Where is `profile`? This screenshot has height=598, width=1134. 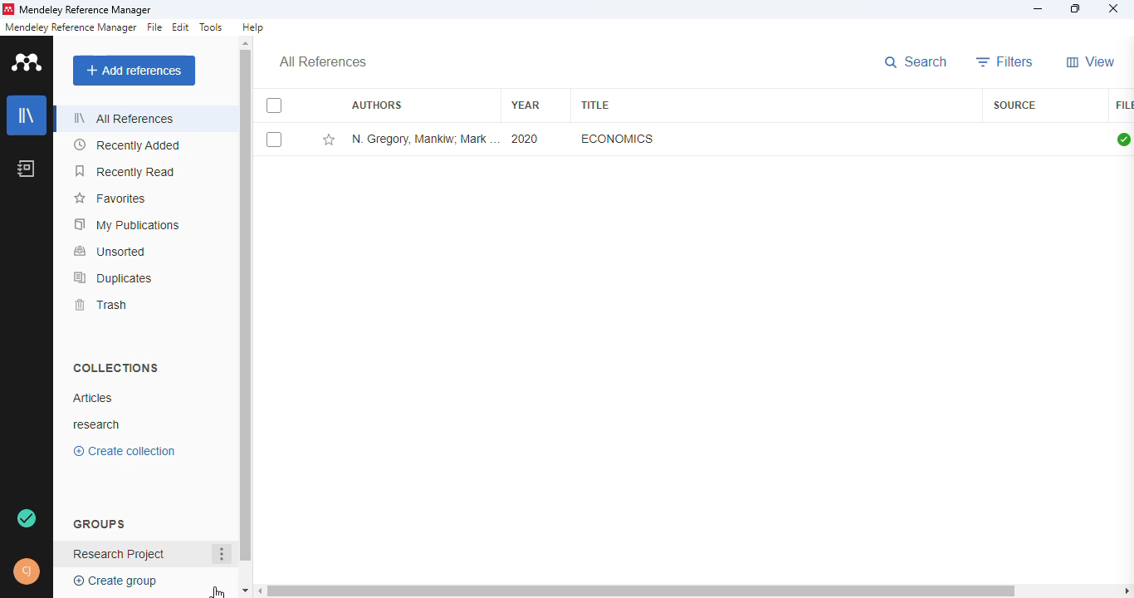
profile is located at coordinates (27, 572).